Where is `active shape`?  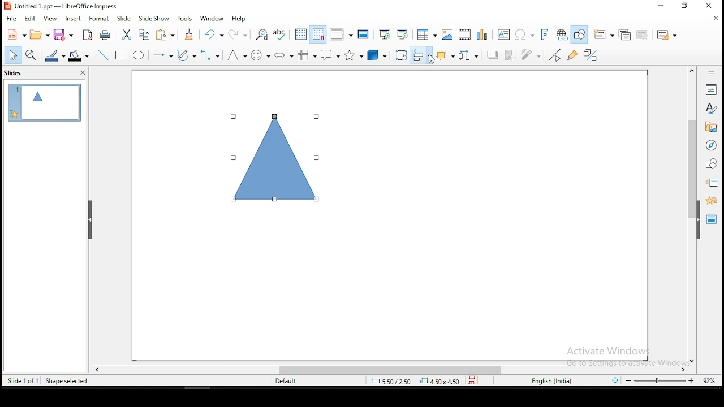
active shape is located at coordinates (274, 159).